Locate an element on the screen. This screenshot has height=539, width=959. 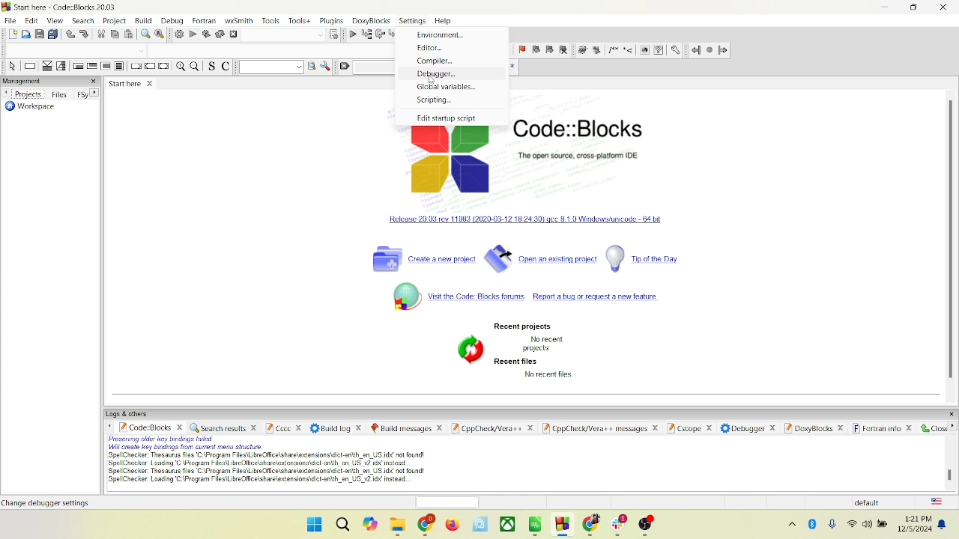
next line is located at coordinates (381, 34).